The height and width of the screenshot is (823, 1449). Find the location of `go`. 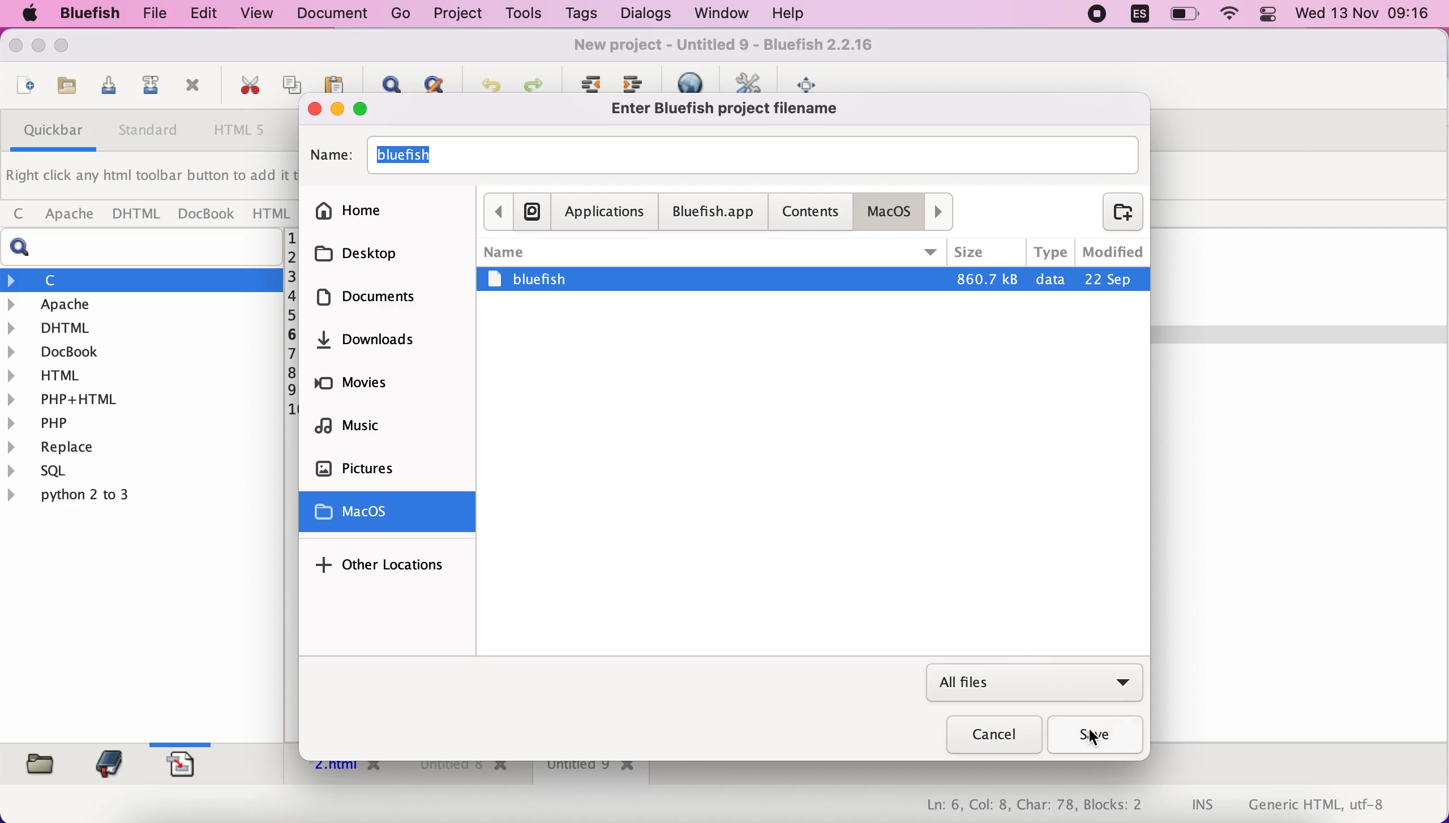

go is located at coordinates (401, 14).